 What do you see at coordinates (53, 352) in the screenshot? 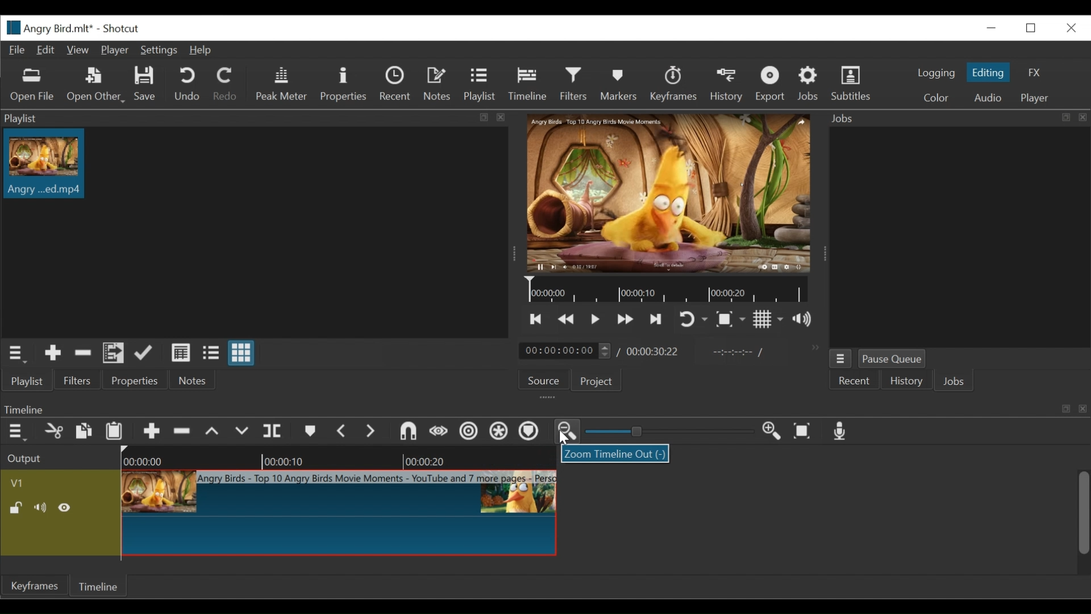
I see `Add the Source to the playlist` at bounding box center [53, 352].